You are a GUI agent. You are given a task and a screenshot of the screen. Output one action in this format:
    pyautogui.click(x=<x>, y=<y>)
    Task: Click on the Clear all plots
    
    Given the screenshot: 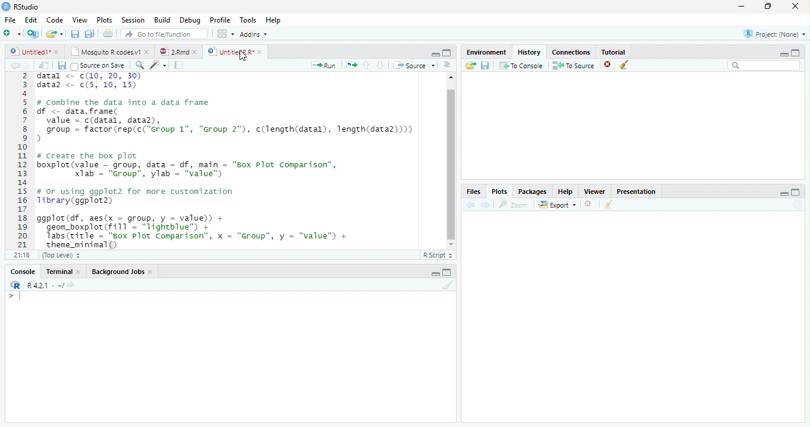 What is the action you would take?
    pyautogui.click(x=609, y=204)
    